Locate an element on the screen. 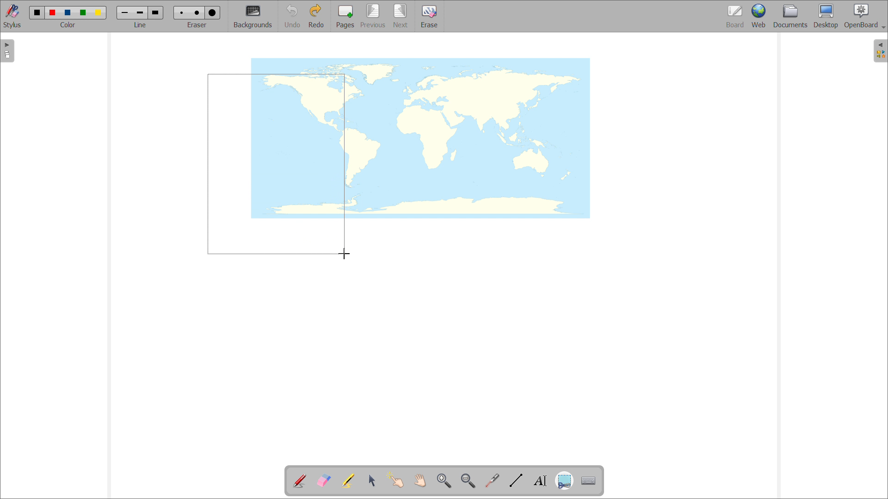 This screenshot has height=499, width=888. line is located at coordinates (140, 24).